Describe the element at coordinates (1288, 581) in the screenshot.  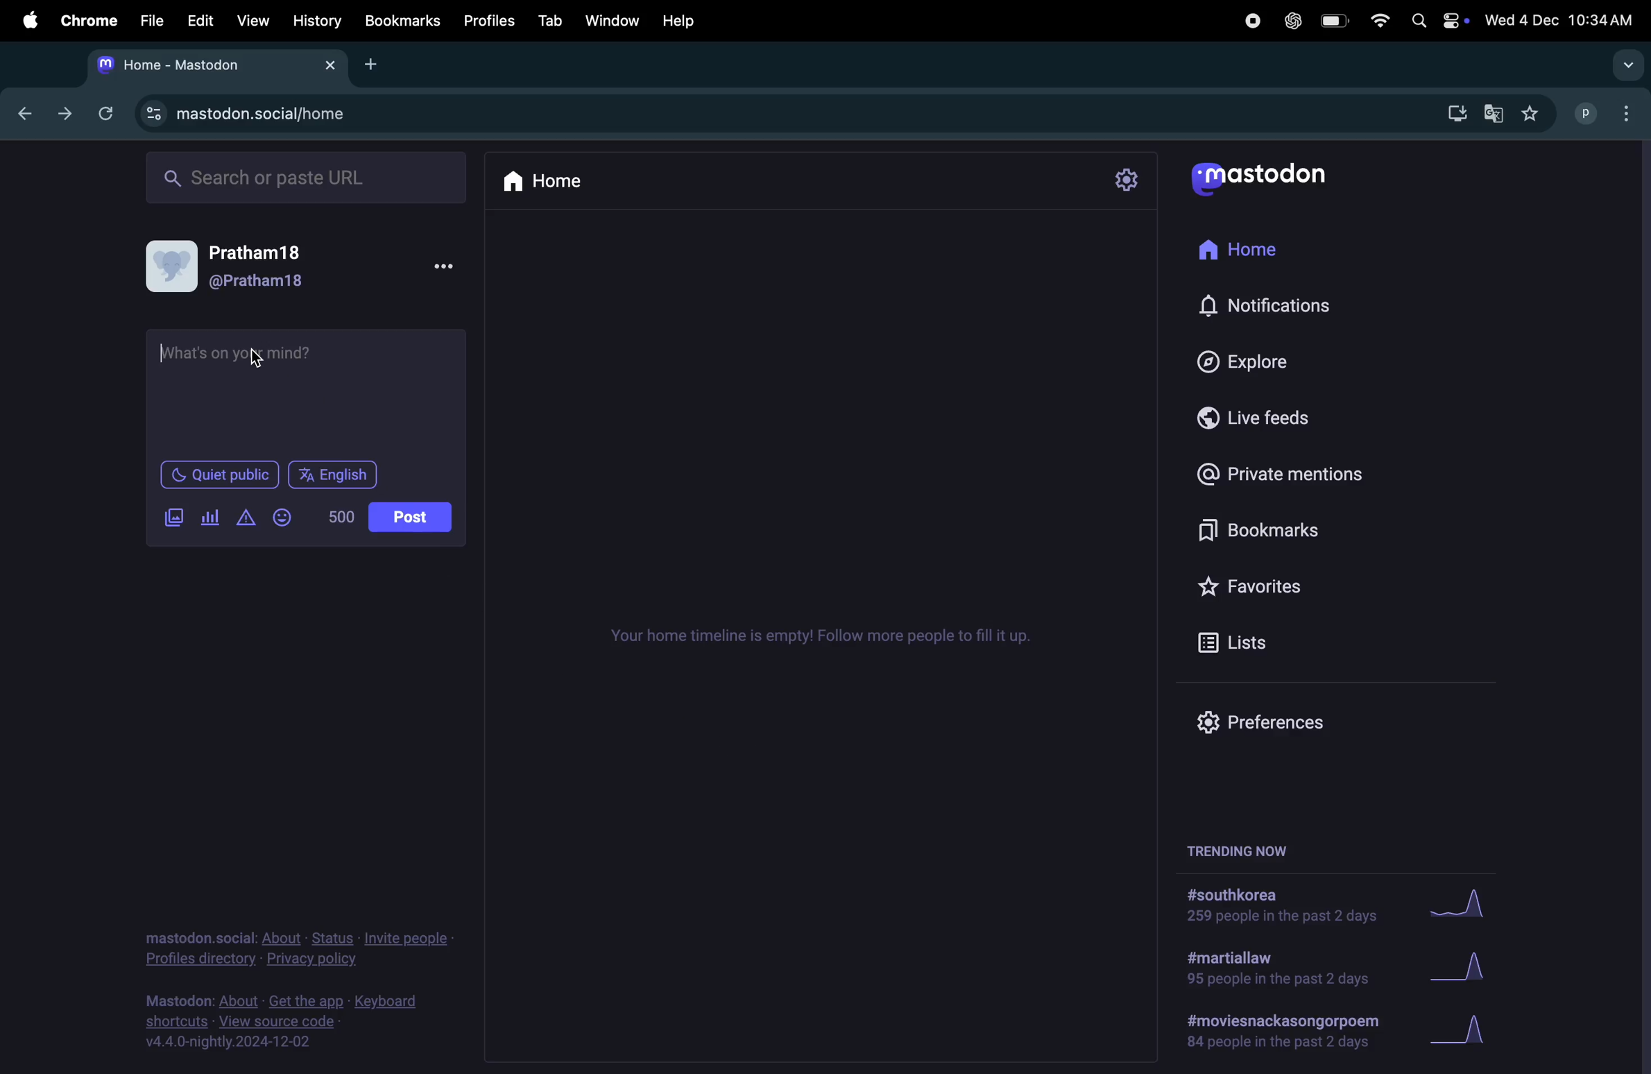
I see `Favourites` at that location.